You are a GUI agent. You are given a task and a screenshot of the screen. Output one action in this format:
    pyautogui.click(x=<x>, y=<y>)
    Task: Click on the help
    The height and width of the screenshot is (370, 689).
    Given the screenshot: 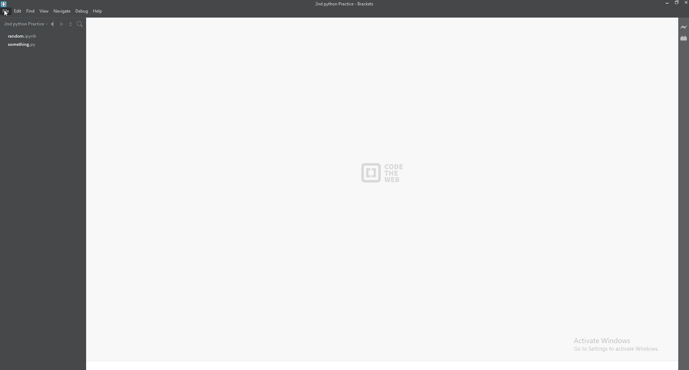 What is the action you would take?
    pyautogui.click(x=98, y=11)
    